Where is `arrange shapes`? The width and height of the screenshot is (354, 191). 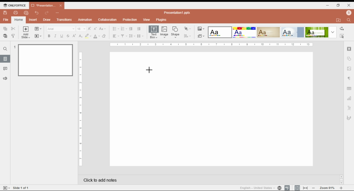
arrange shapes is located at coordinates (188, 28).